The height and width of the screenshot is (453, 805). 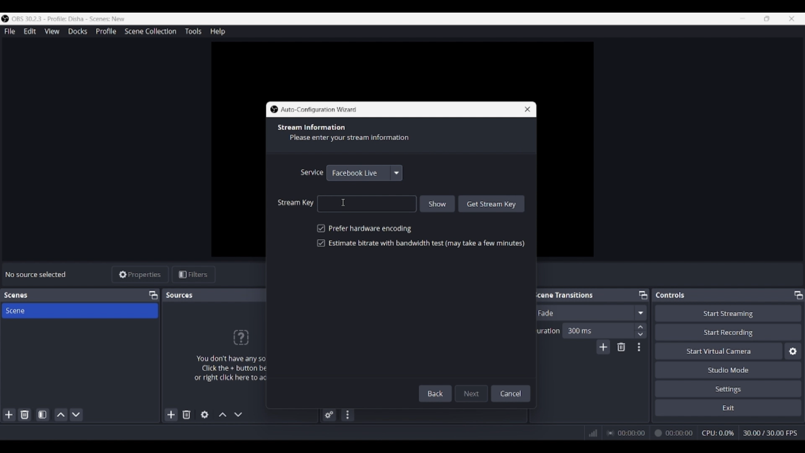 What do you see at coordinates (355, 173) in the screenshot?
I see `Choosen service option` at bounding box center [355, 173].